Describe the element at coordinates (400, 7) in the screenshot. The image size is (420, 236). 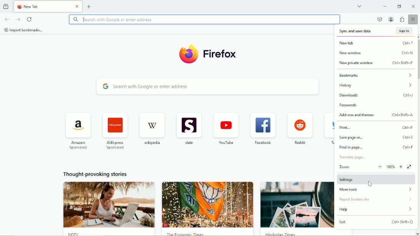
I see `restore down` at that location.